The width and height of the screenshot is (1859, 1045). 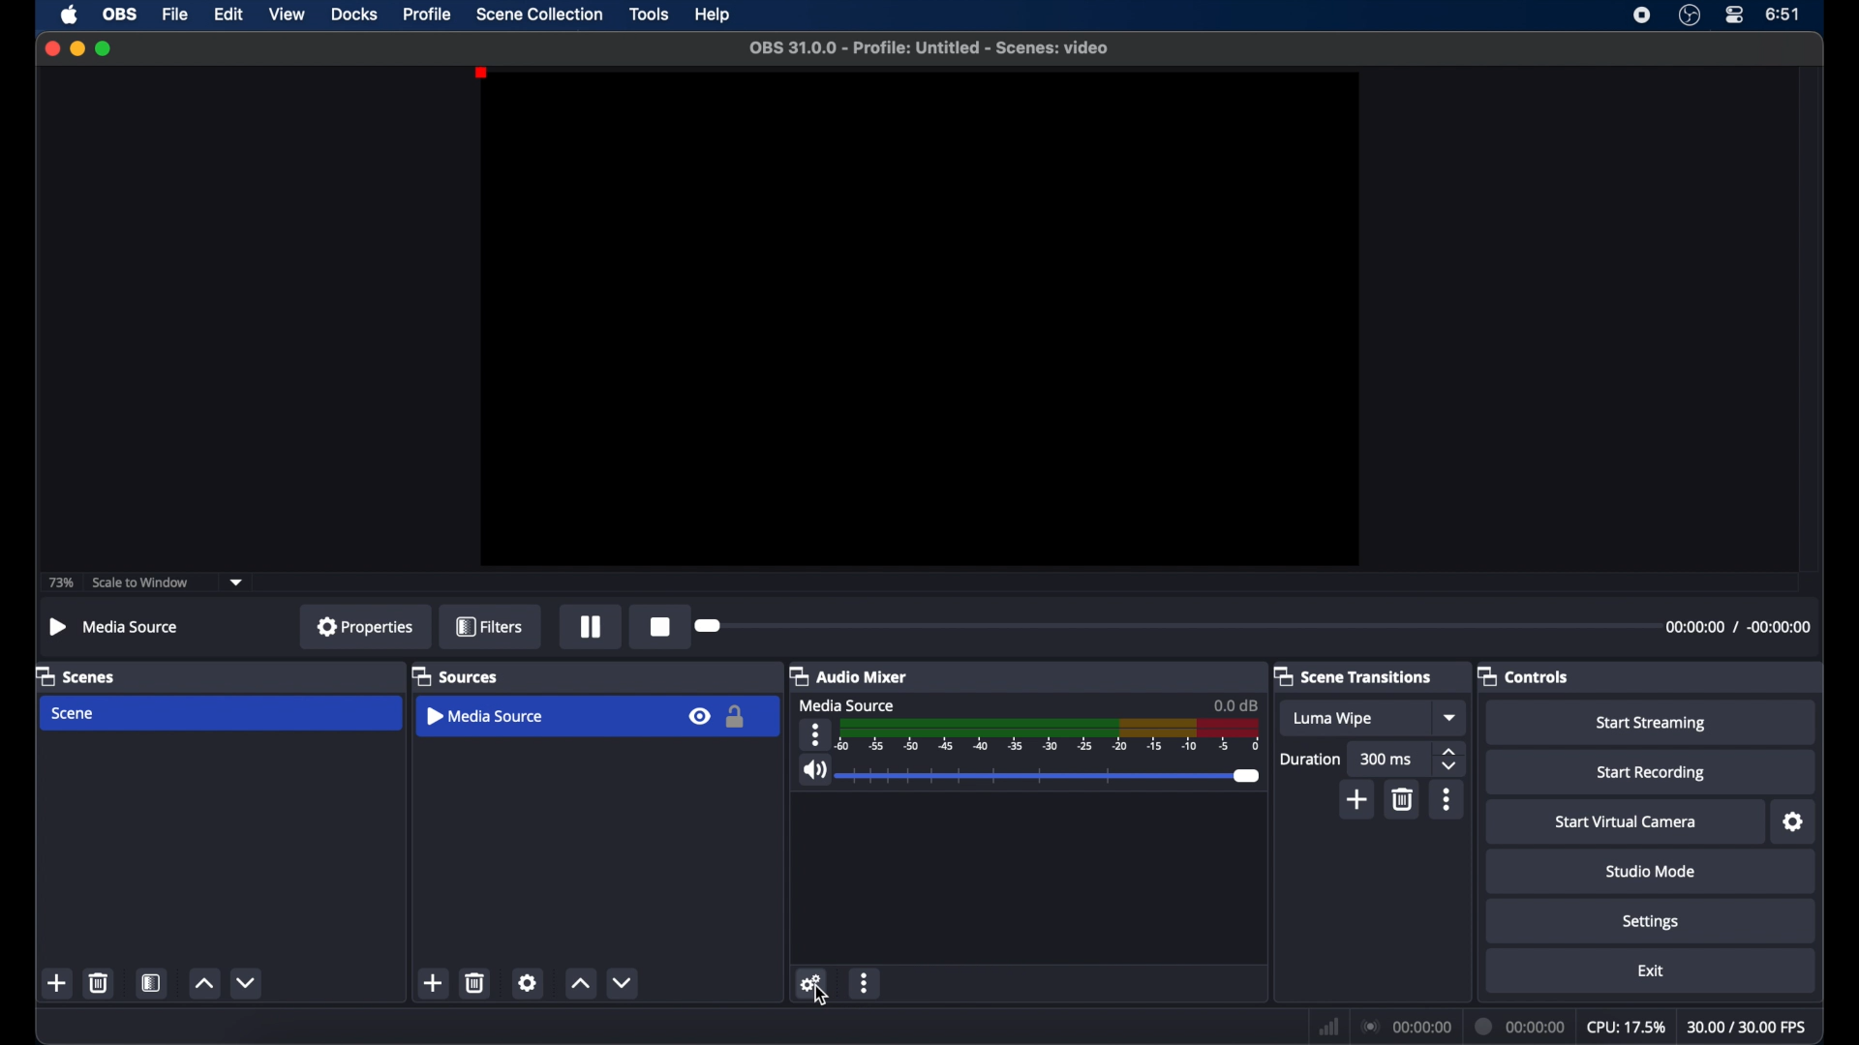 I want to click on 300ms, so click(x=1387, y=759).